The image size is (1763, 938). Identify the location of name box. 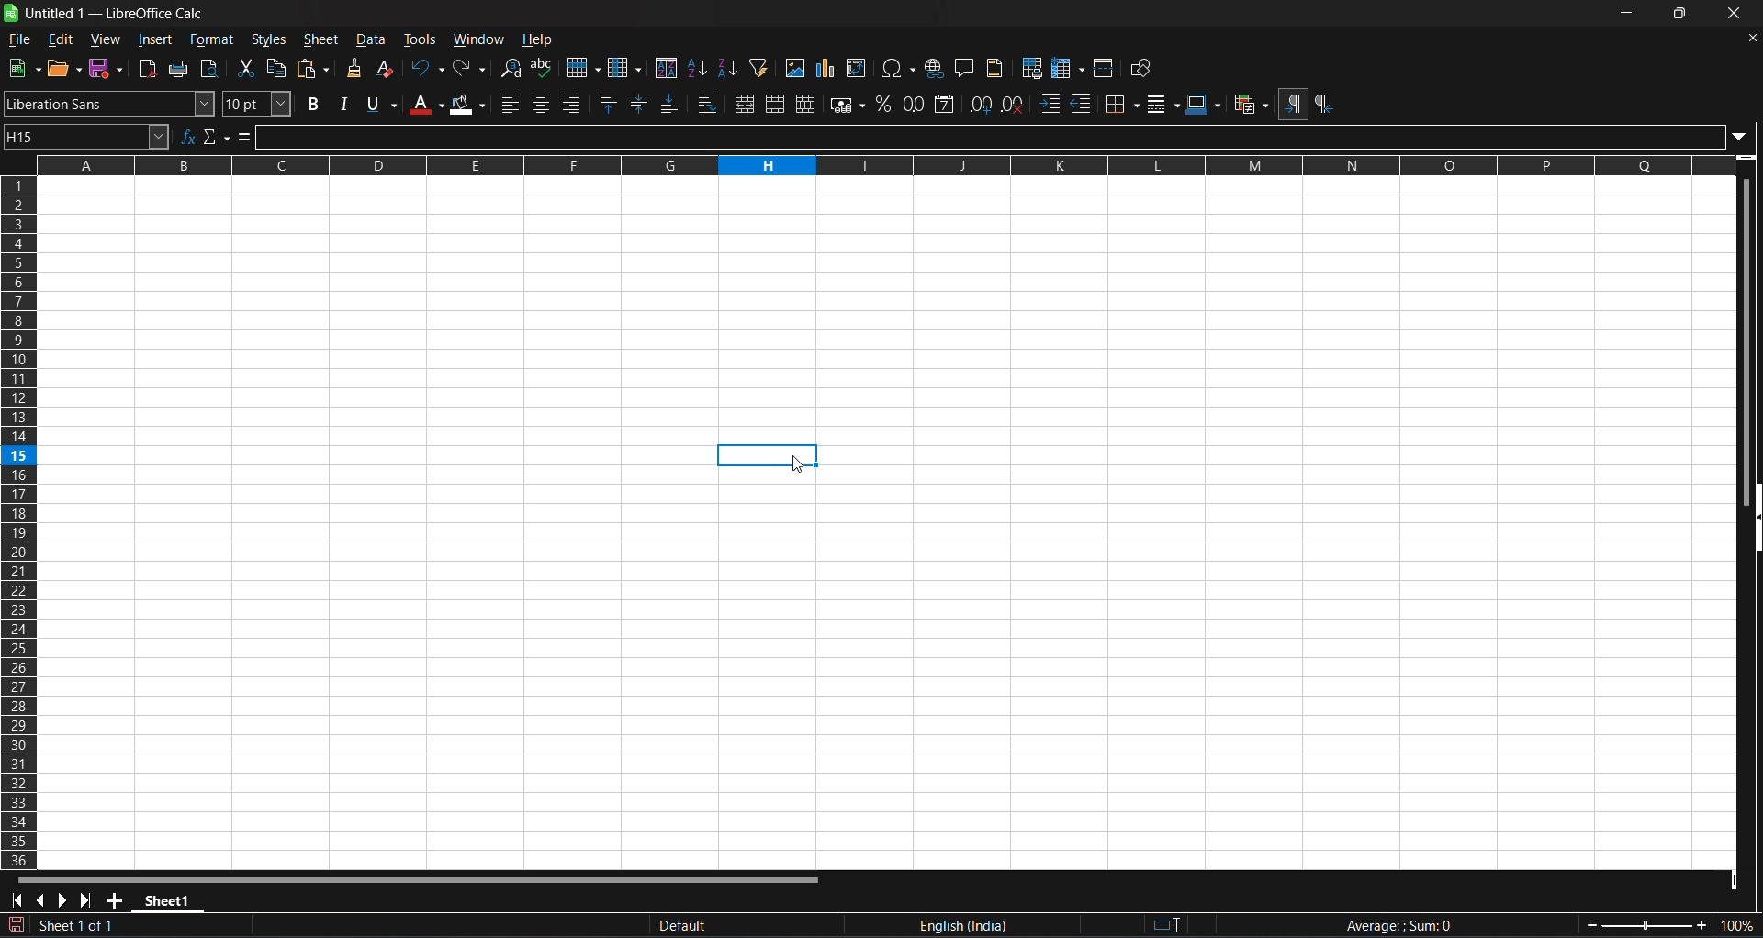
(87, 136).